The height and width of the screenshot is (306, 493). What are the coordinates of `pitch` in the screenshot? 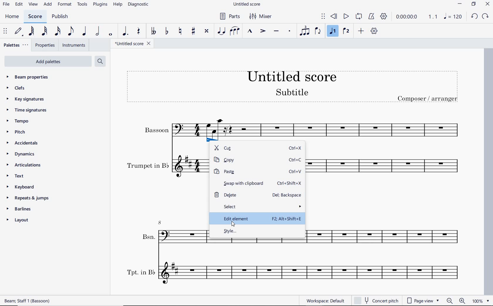 It's located at (17, 132).